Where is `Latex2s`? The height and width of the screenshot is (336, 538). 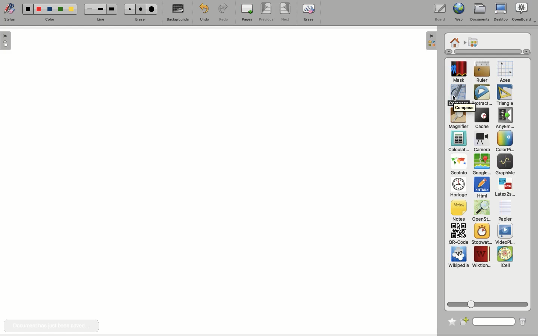
Latex2s is located at coordinates (505, 187).